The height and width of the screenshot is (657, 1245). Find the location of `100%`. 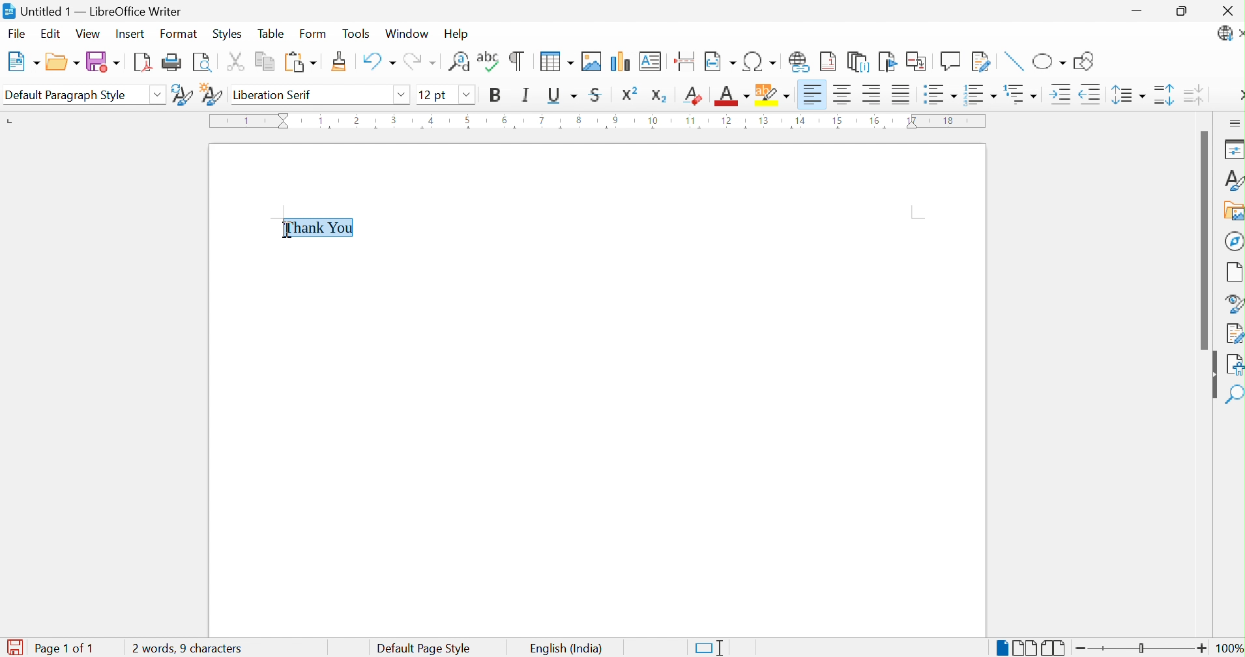

100% is located at coordinates (1229, 648).